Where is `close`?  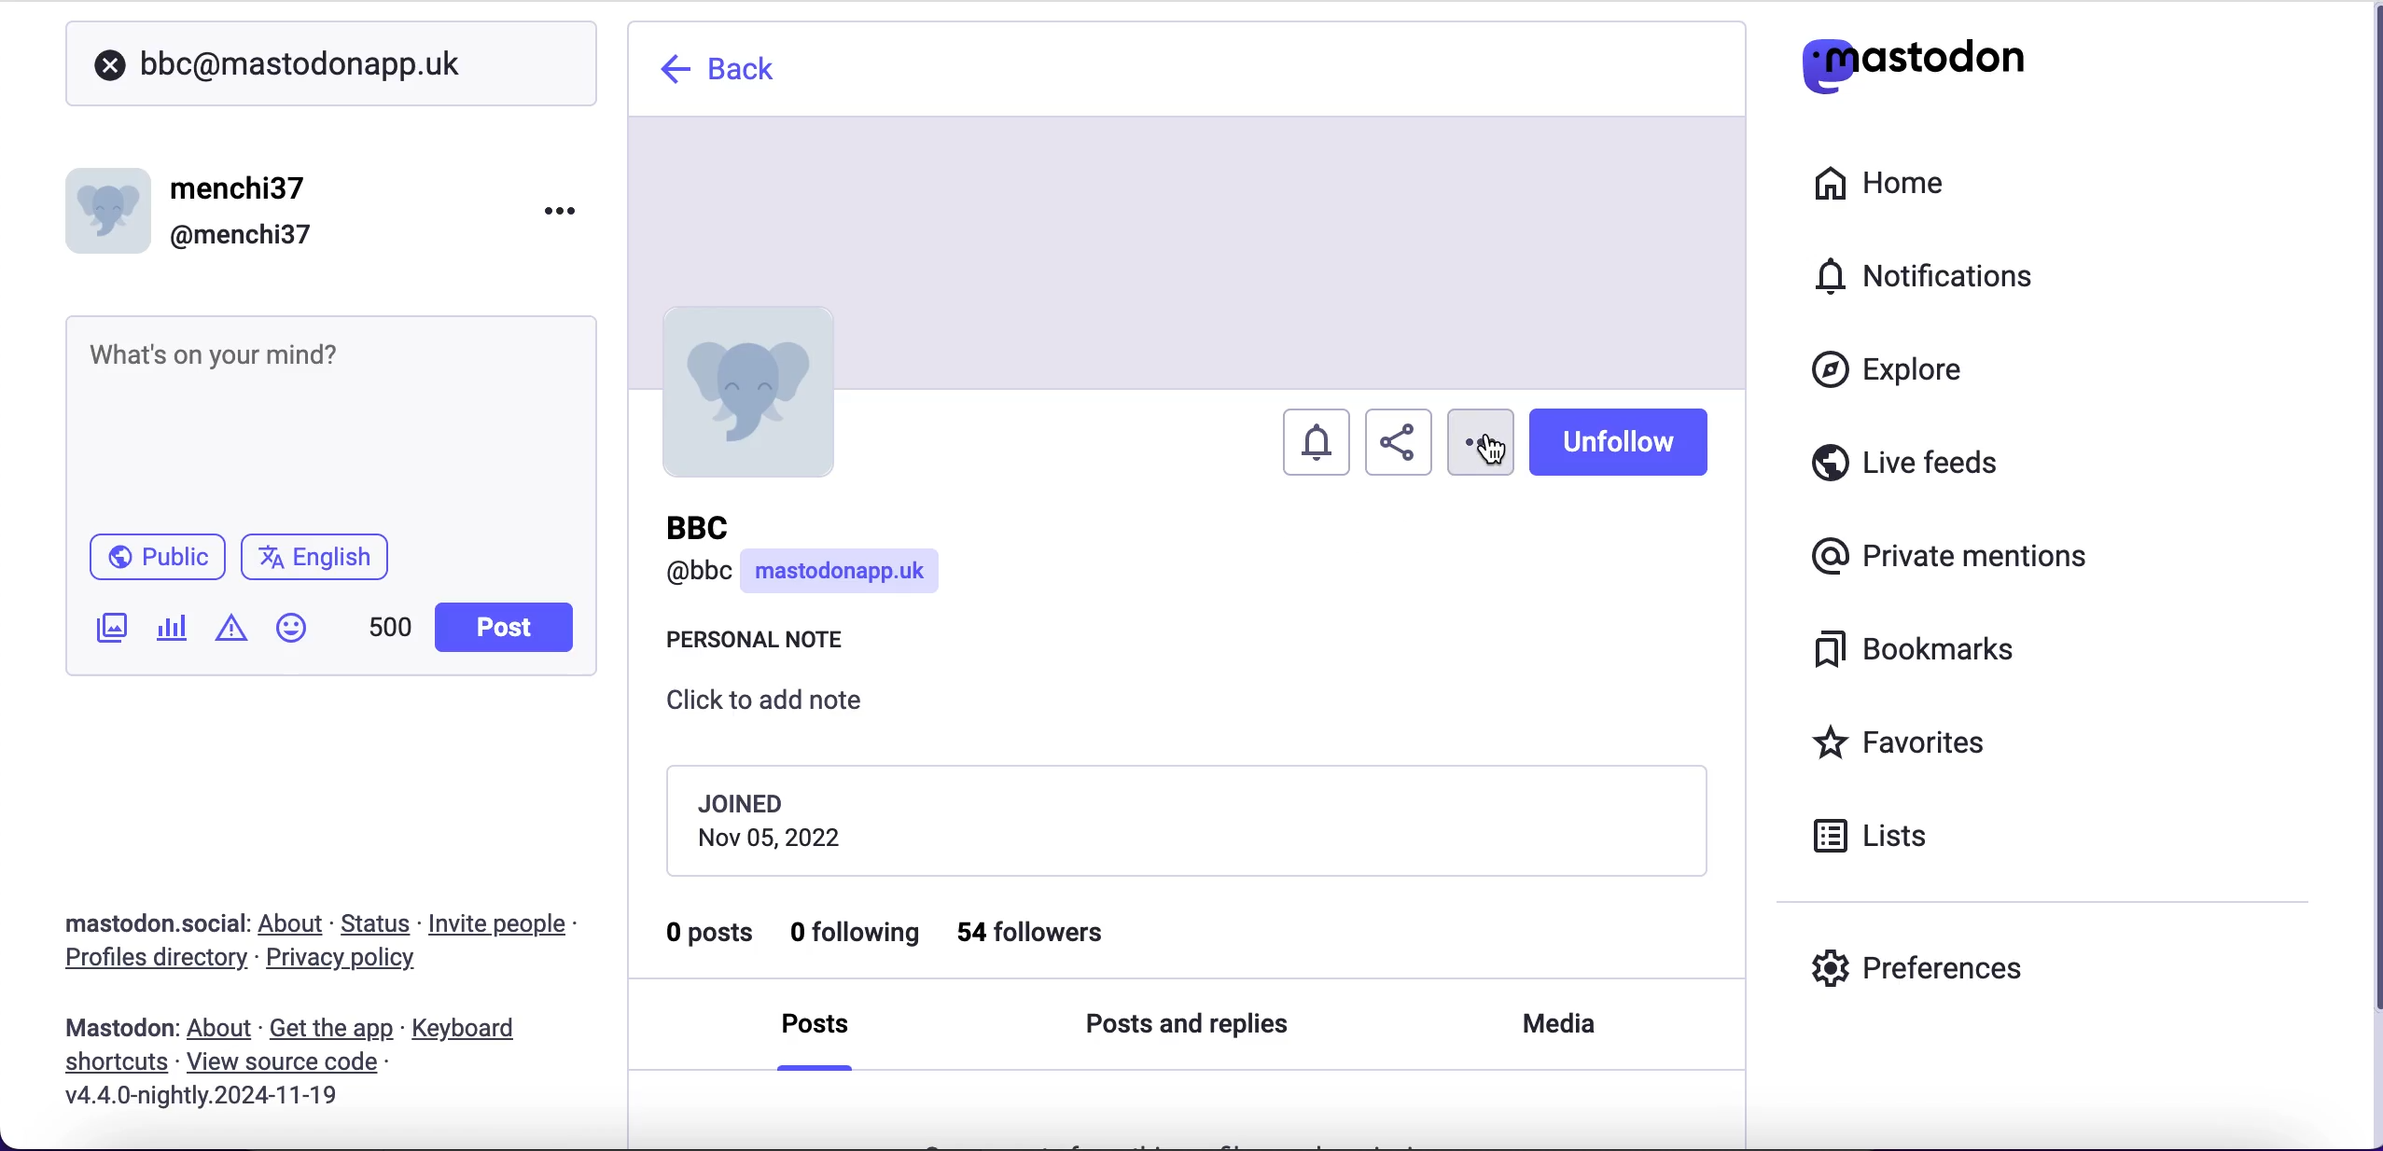 close is located at coordinates (110, 66).